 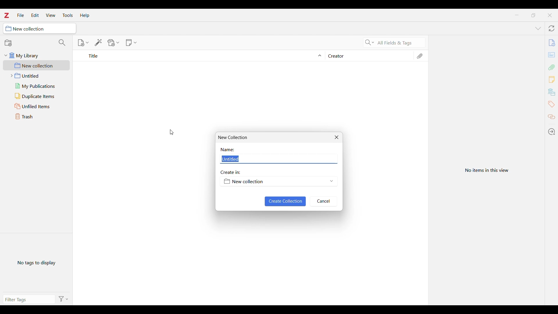 What do you see at coordinates (552, 132) in the screenshot?
I see `Locate` at bounding box center [552, 132].